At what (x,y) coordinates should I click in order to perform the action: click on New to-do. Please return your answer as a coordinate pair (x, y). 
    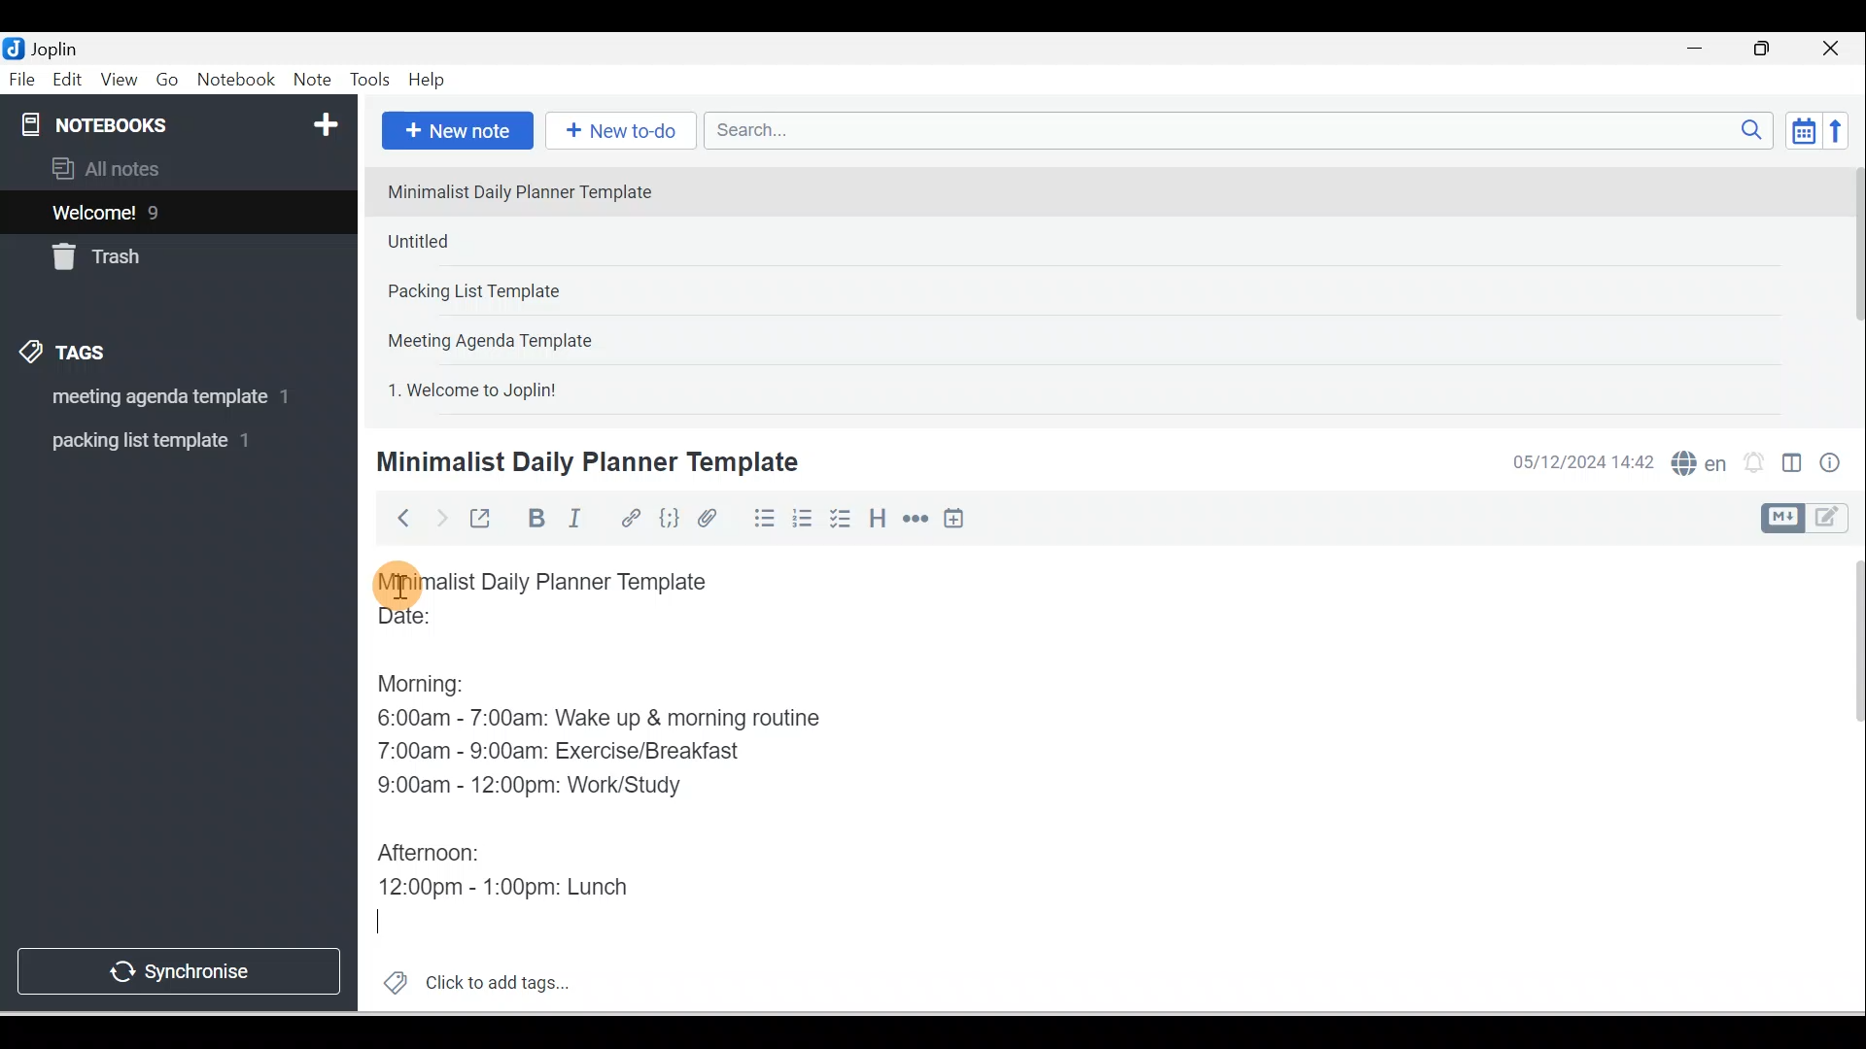
    Looking at the image, I should click on (616, 132).